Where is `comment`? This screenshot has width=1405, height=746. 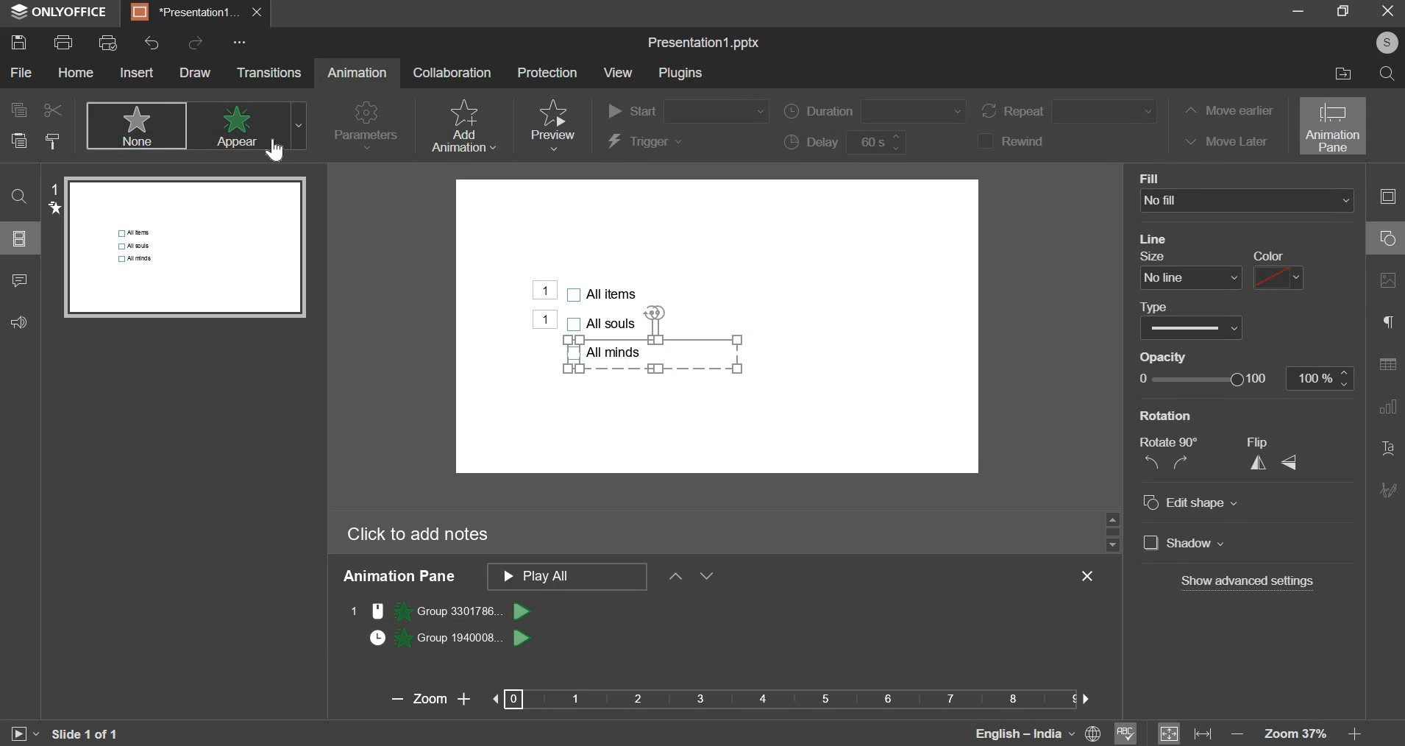
comment is located at coordinates (18, 283).